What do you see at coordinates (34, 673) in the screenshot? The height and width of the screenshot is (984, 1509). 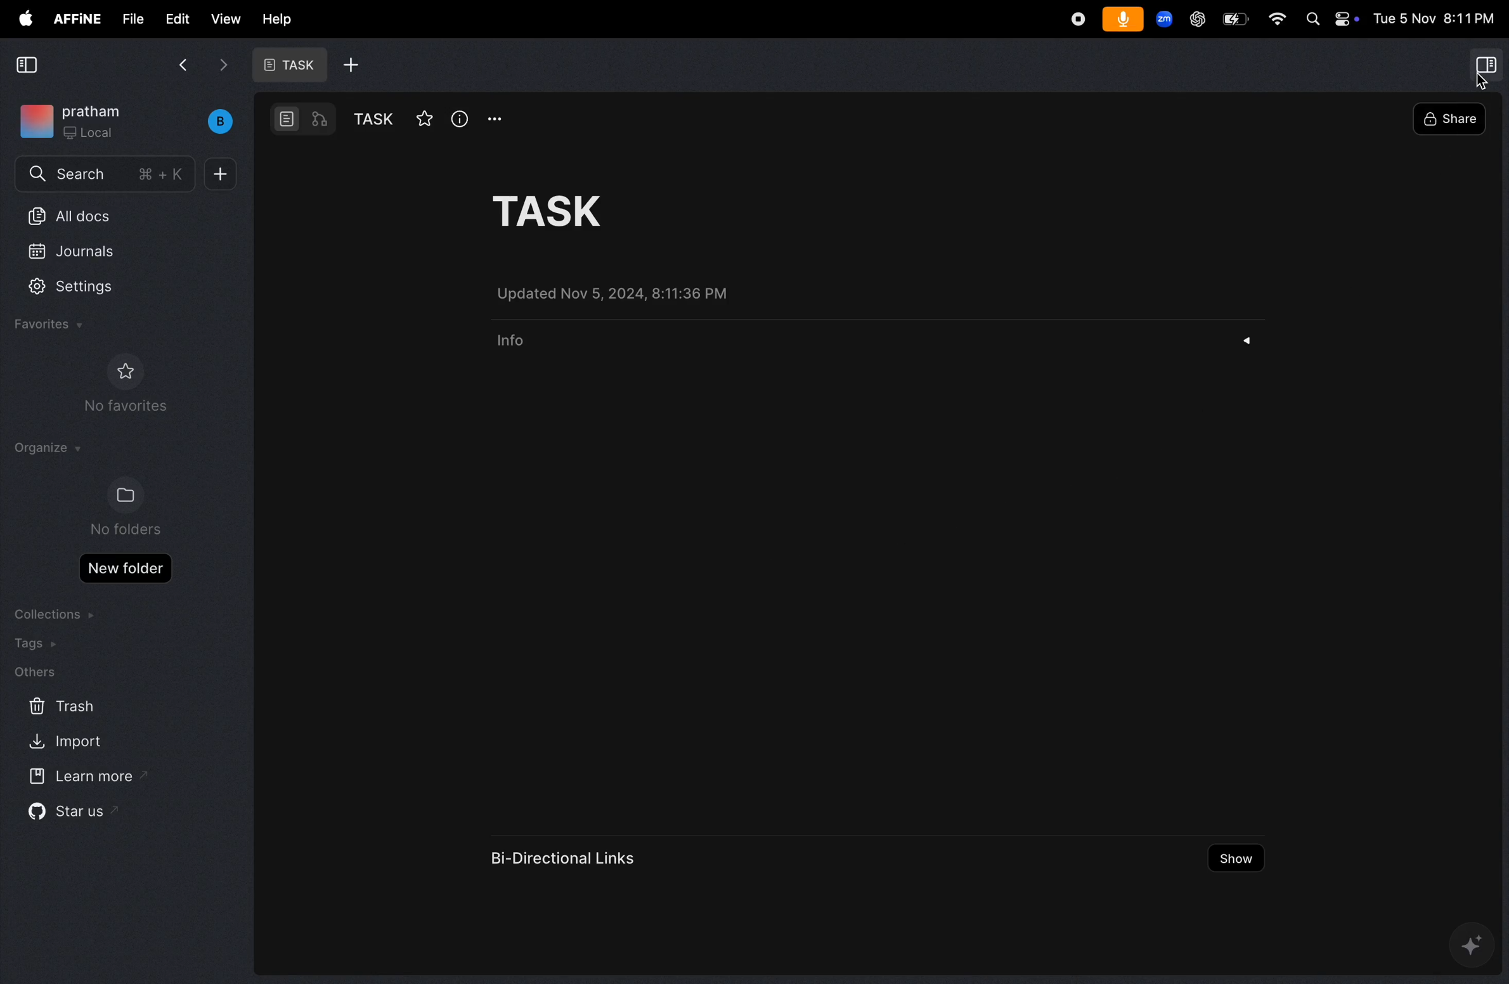 I see `others` at bounding box center [34, 673].